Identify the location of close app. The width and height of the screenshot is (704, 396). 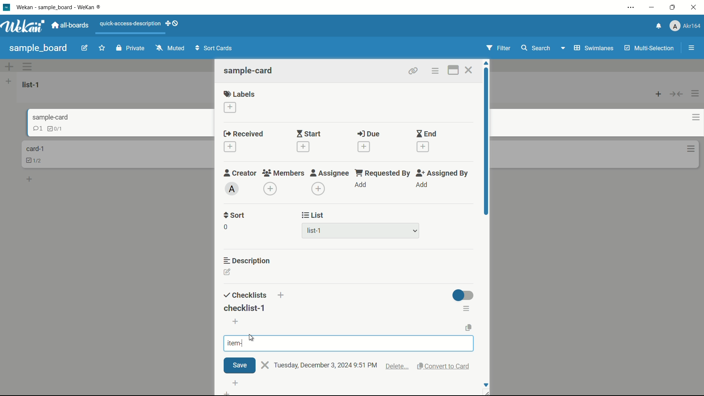
(693, 7).